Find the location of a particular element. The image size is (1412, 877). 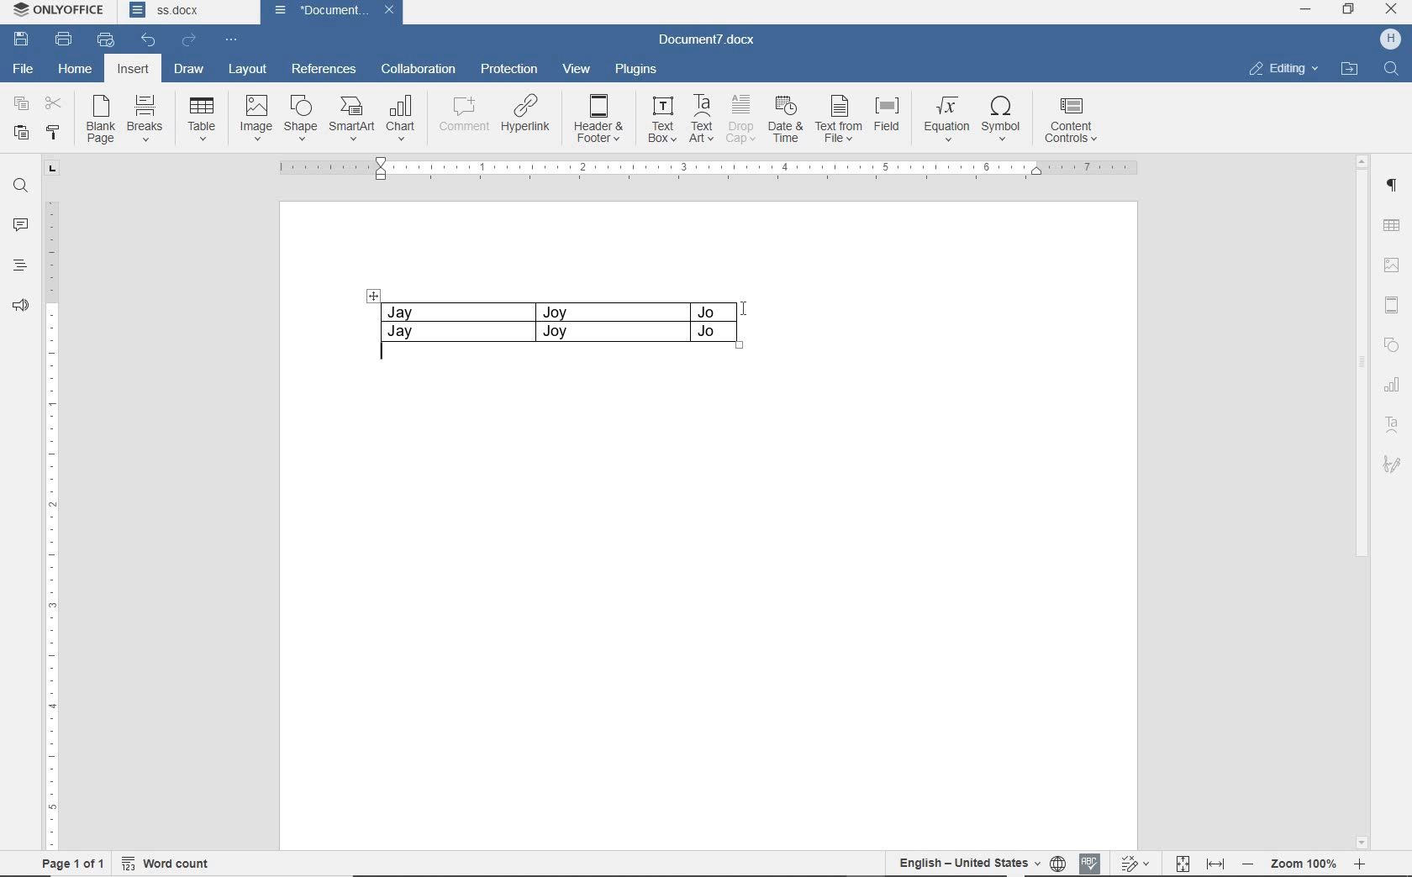

FIND is located at coordinates (20, 188).